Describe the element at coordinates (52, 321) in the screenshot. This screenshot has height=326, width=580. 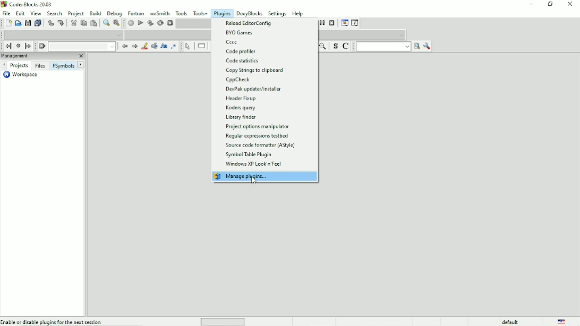
I see `Enable or disable plugins for the next session` at that location.